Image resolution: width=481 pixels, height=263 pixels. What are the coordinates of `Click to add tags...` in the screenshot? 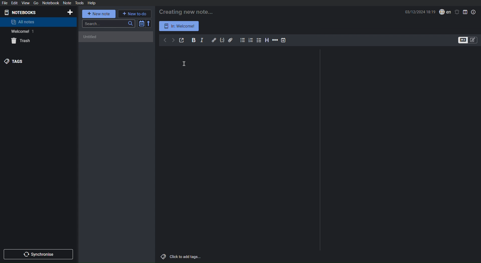 It's located at (180, 257).